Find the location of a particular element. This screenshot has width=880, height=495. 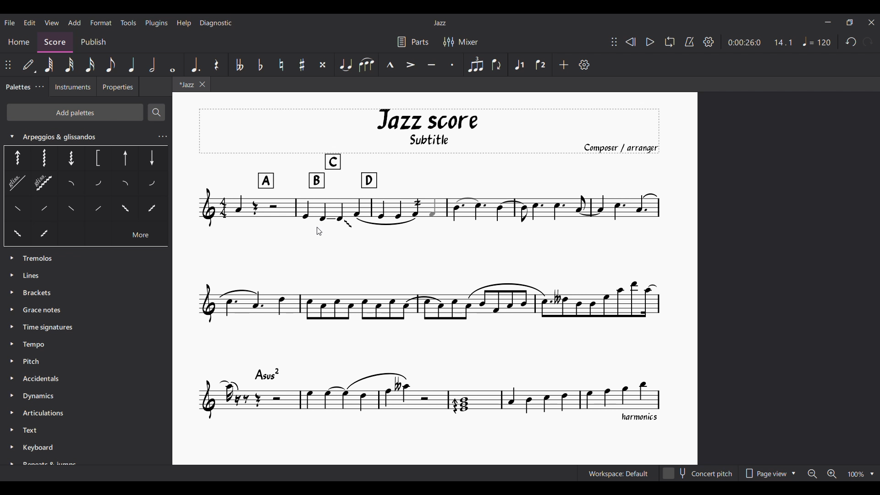

Redo is located at coordinates (868, 42).